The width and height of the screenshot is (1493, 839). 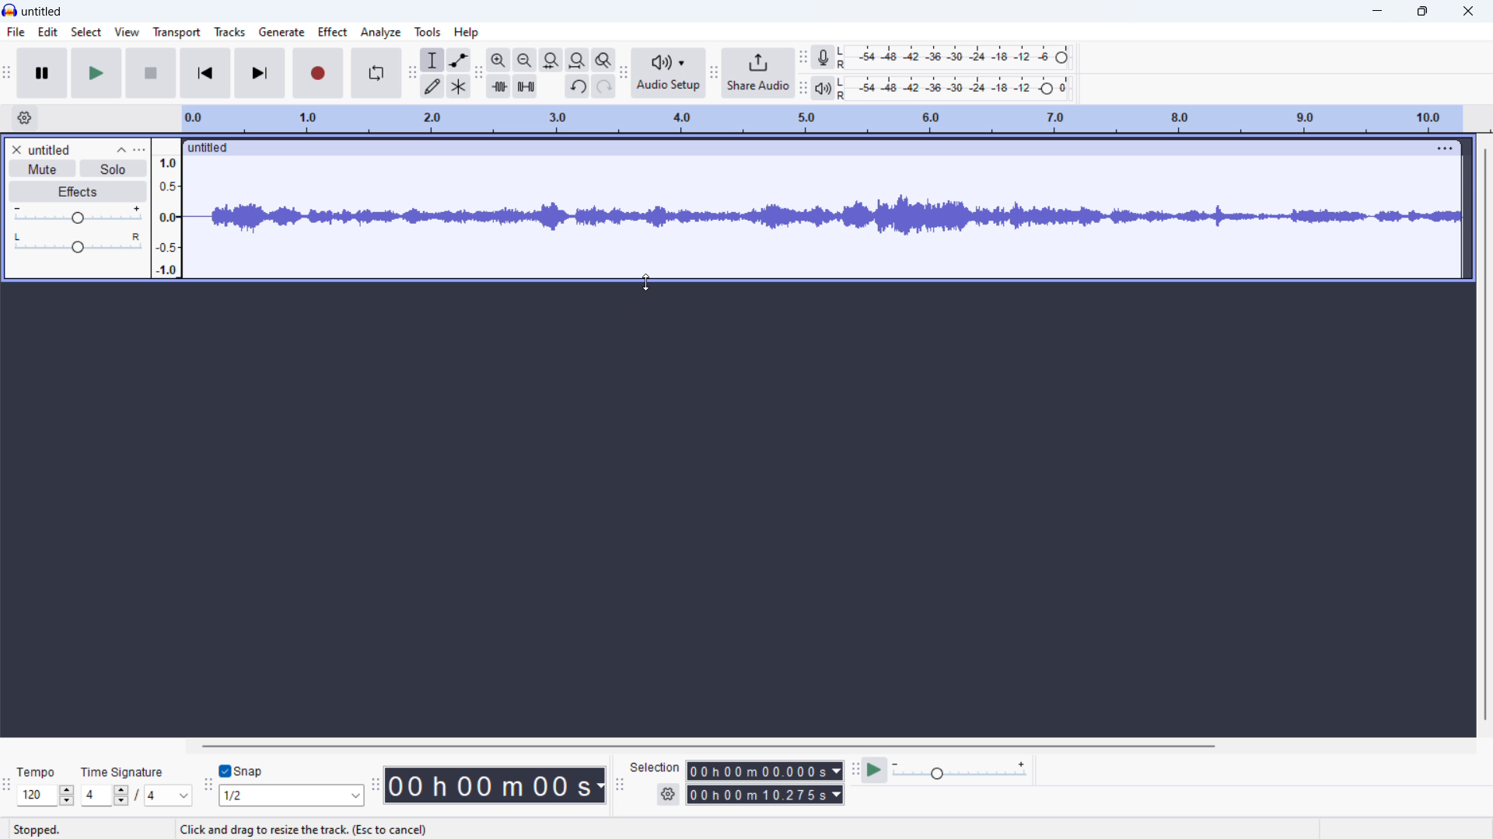 I want to click on playback level, so click(x=958, y=88).